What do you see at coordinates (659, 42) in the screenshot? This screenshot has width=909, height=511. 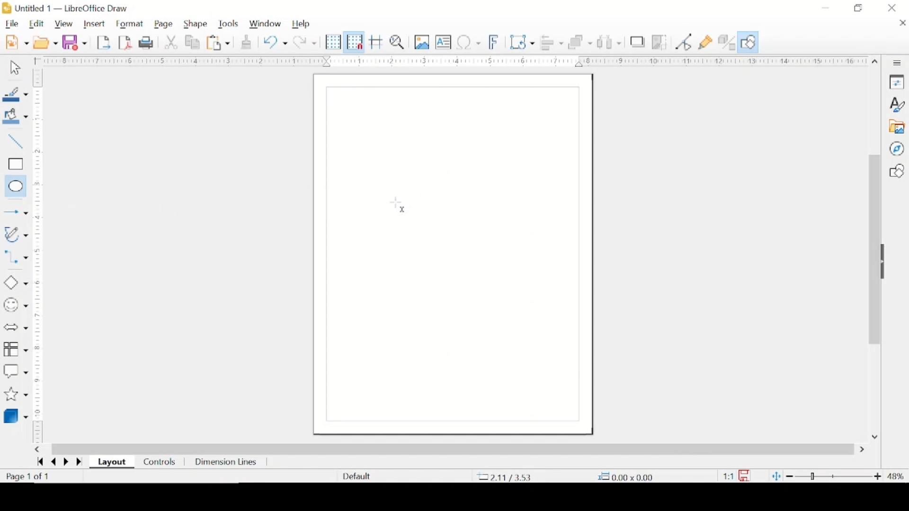 I see `crop image ` at bounding box center [659, 42].